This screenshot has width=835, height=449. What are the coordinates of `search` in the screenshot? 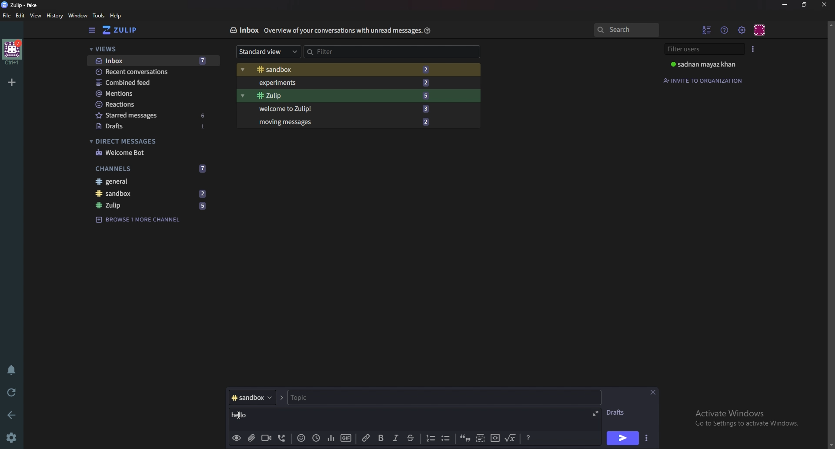 It's located at (628, 30).